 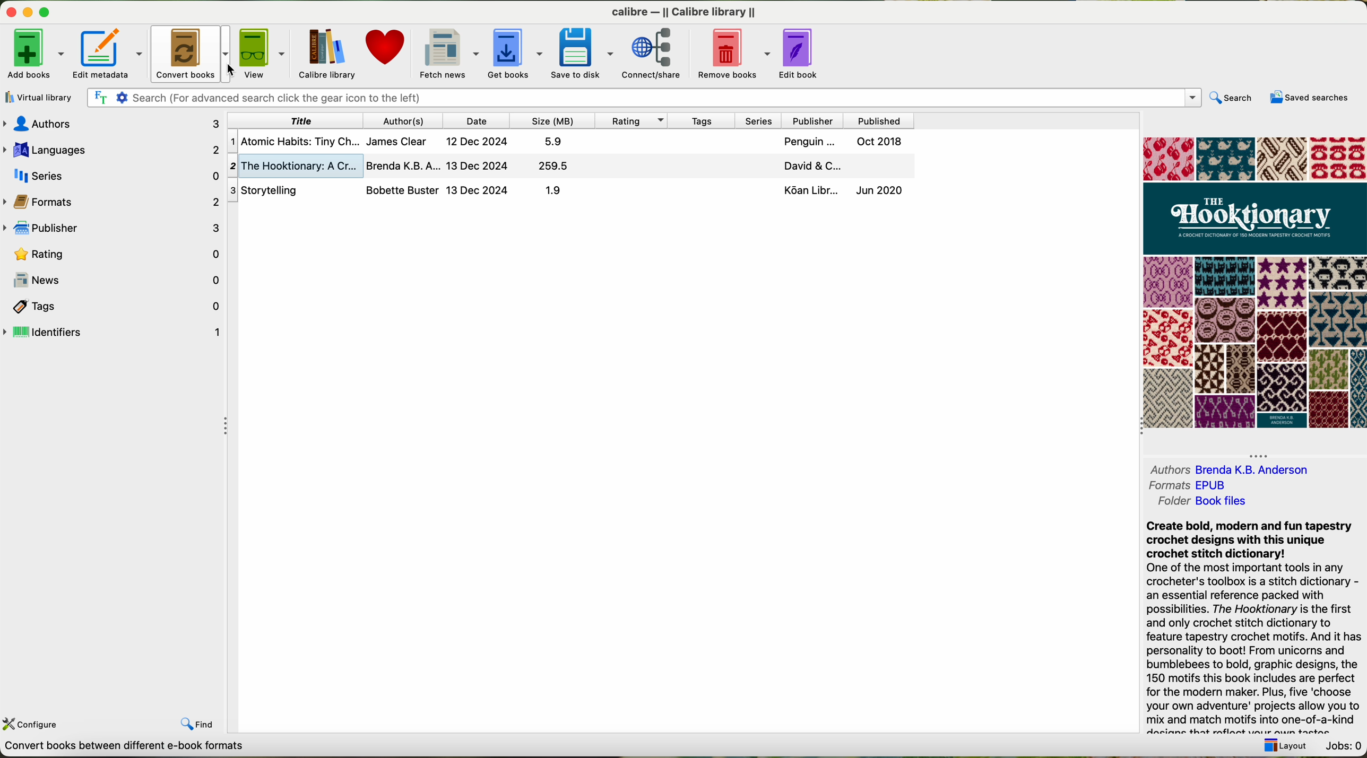 I want to click on fetch news, so click(x=447, y=54).